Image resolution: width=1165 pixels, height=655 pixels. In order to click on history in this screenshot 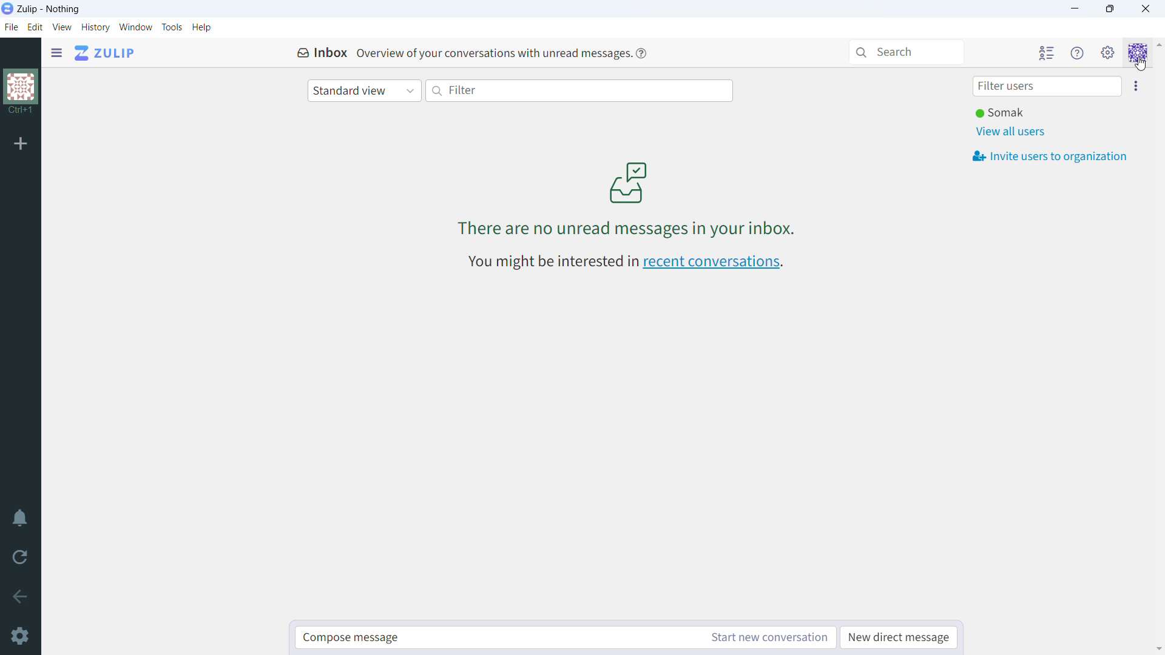, I will do `click(96, 27)`.